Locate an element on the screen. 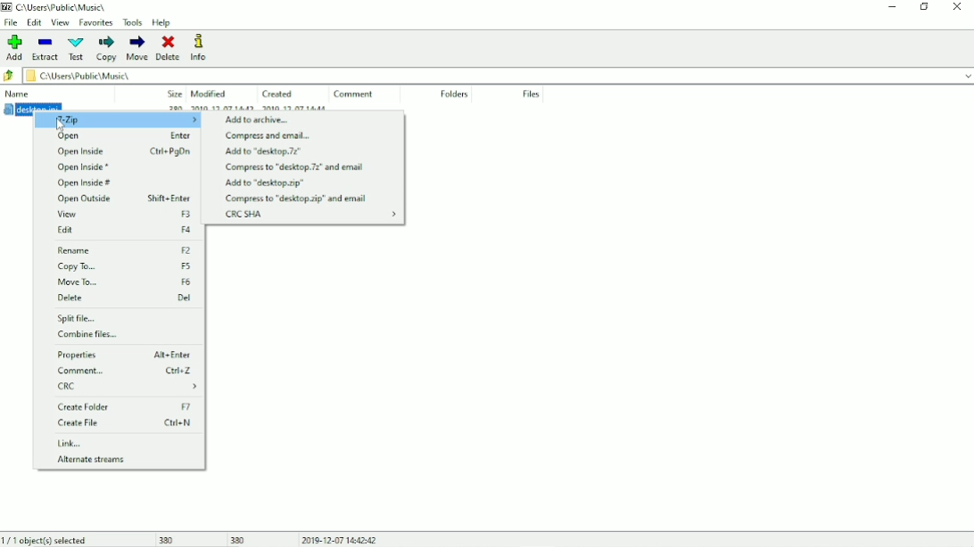  Size is located at coordinates (170, 92).